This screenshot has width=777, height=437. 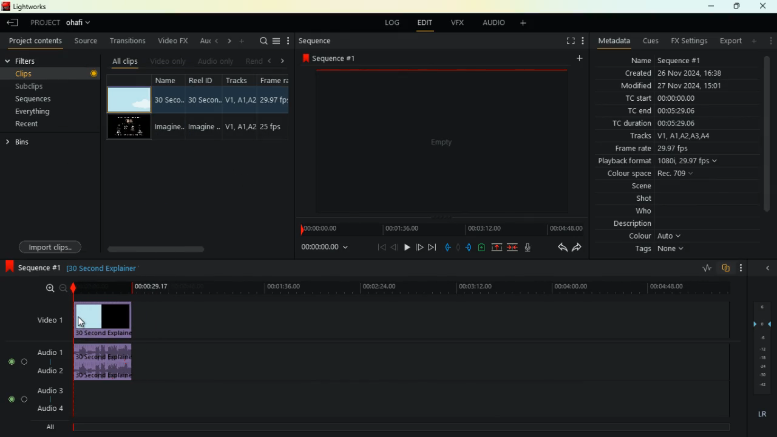 What do you see at coordinates (395, 427) in the screenshot?
I see `timeline` at bounding box center [395, 427].